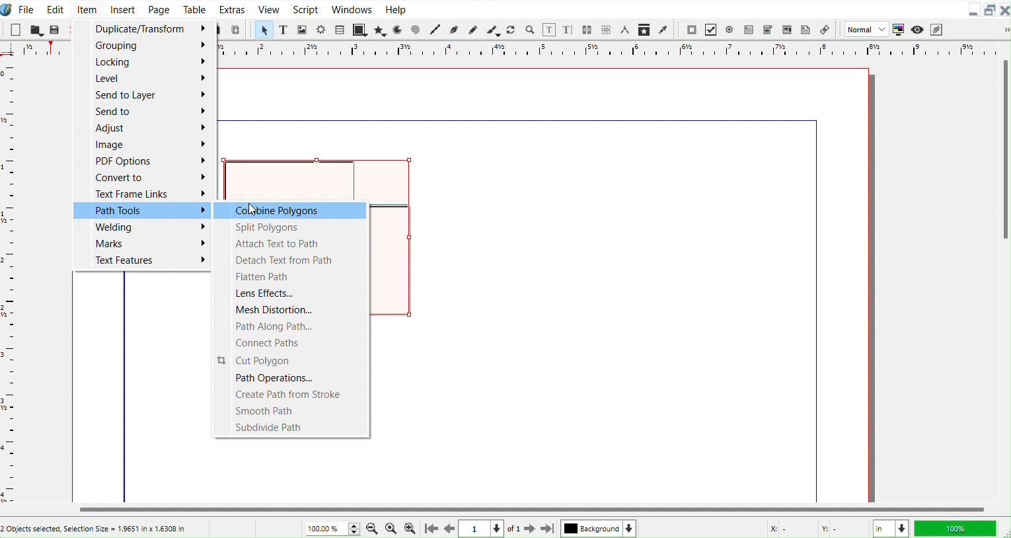 The image size is (1011, 538). I want to click on Path Tools, so click(141, 210).